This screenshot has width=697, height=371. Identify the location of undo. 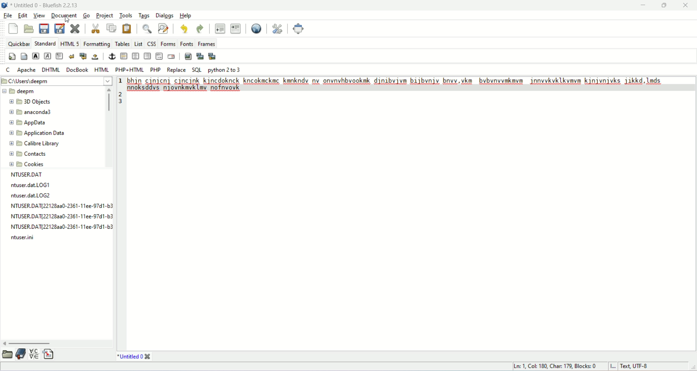
(182, 30).